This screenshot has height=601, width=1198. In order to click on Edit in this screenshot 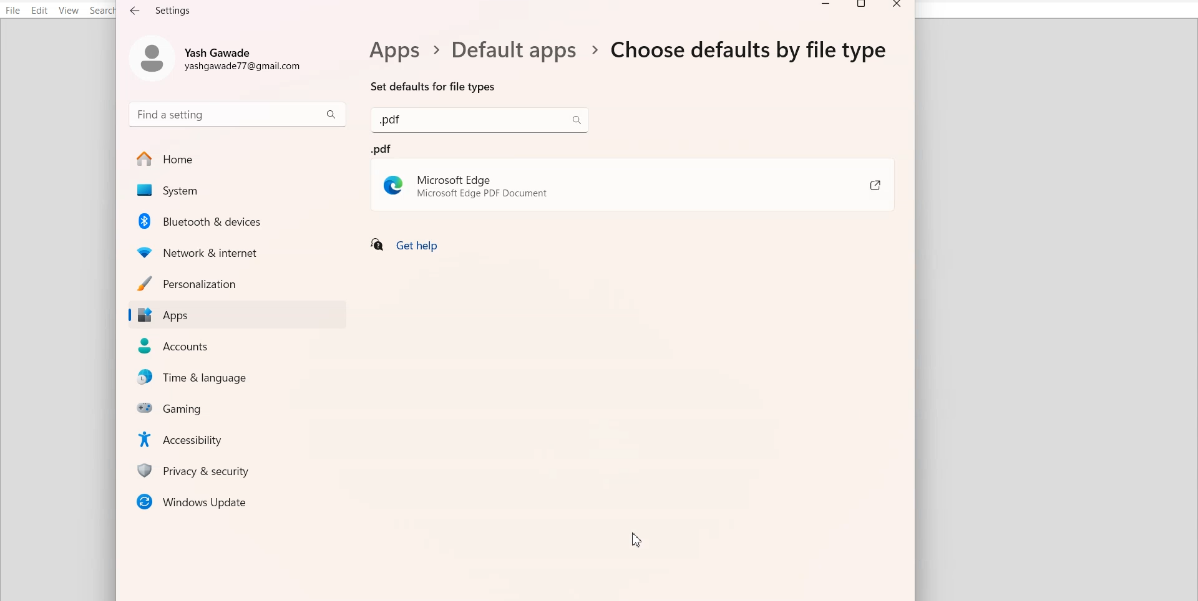, I will do `click(40, 10)`.